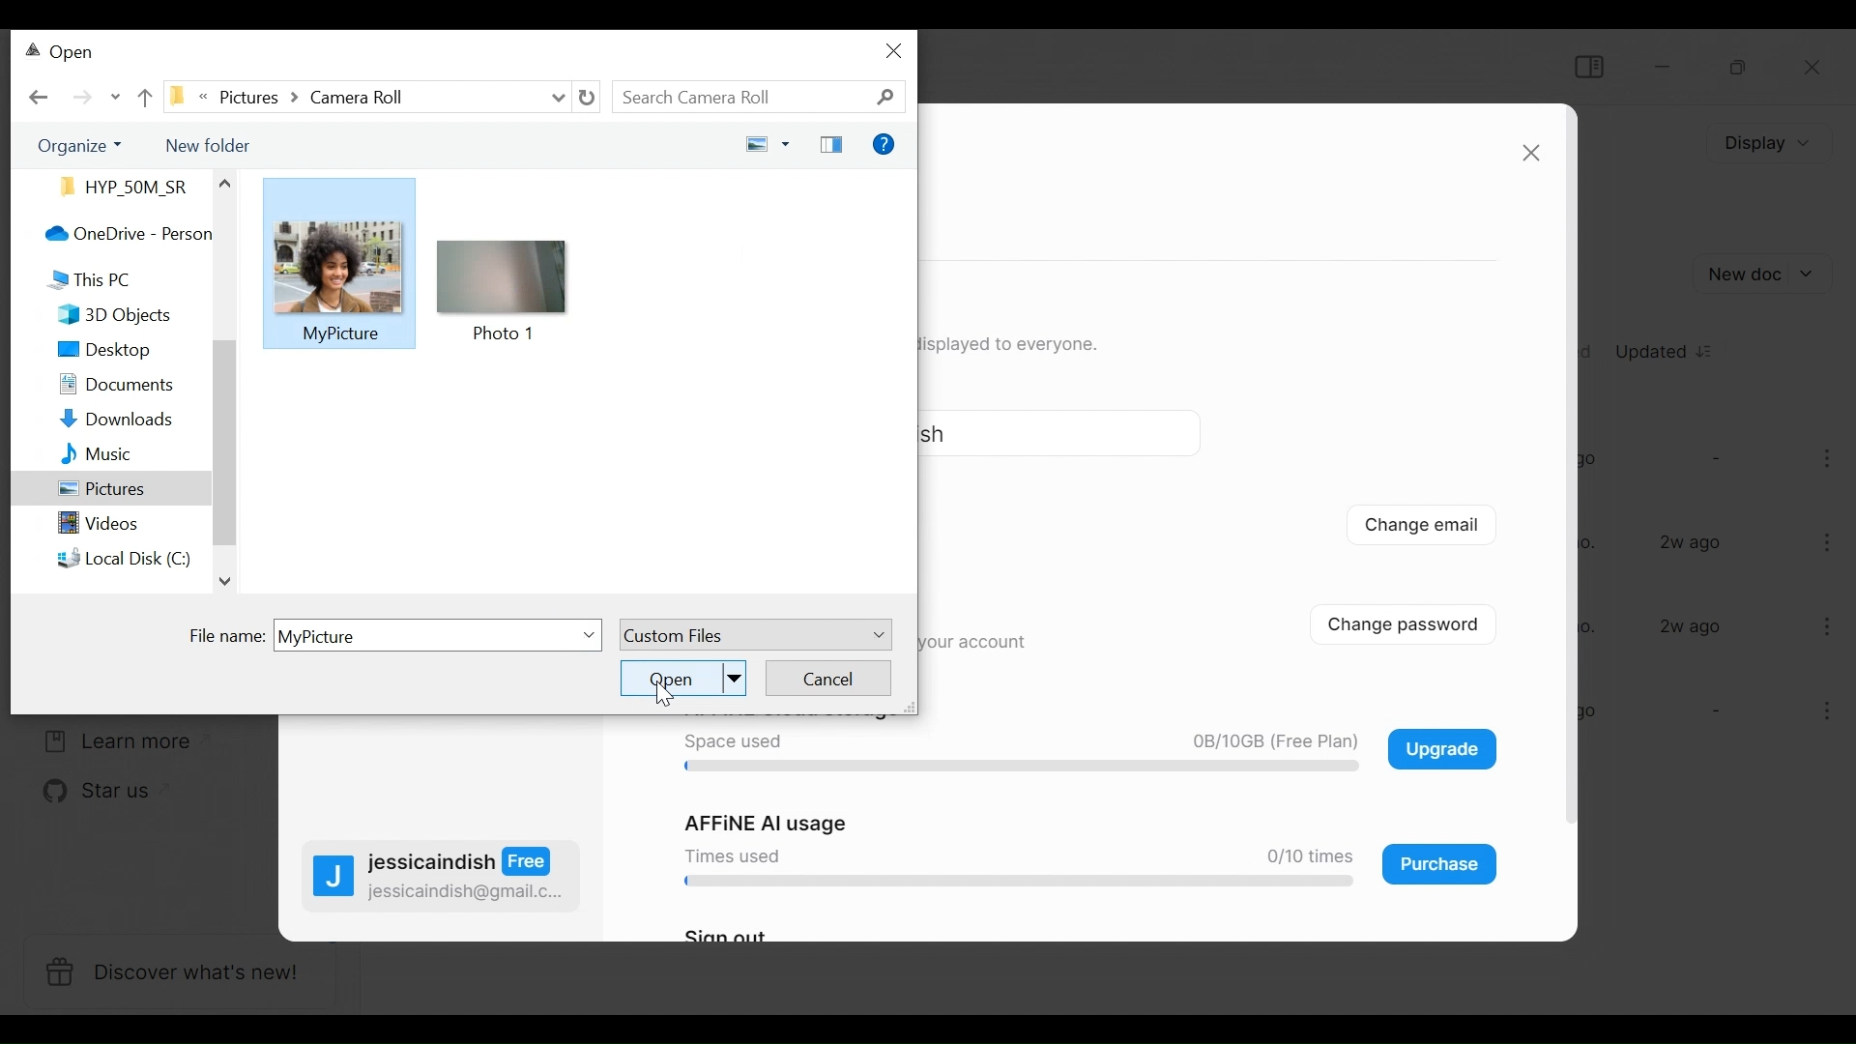 The image size is (1856, 1044). What do you see at coordinates (333, 880) in the screenshot?
I see `profile` at bounding box center [333, 880].